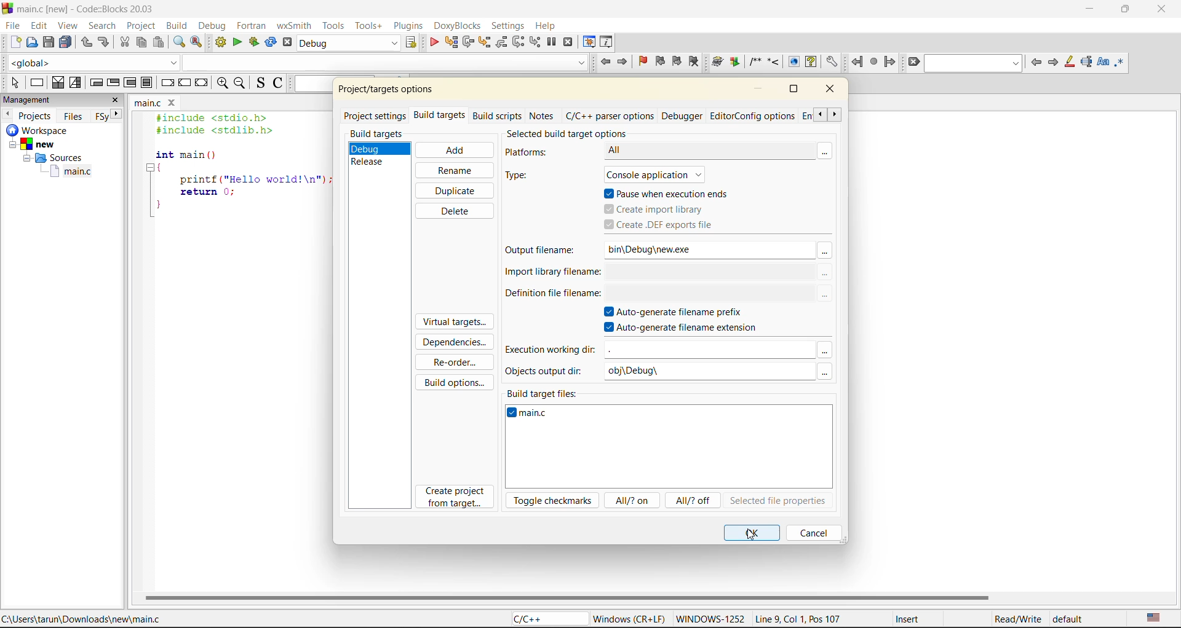 The image size is (1181, 628). Describe the element at coordinates (469, 44) in the screenshot. I see `next line` at that location.